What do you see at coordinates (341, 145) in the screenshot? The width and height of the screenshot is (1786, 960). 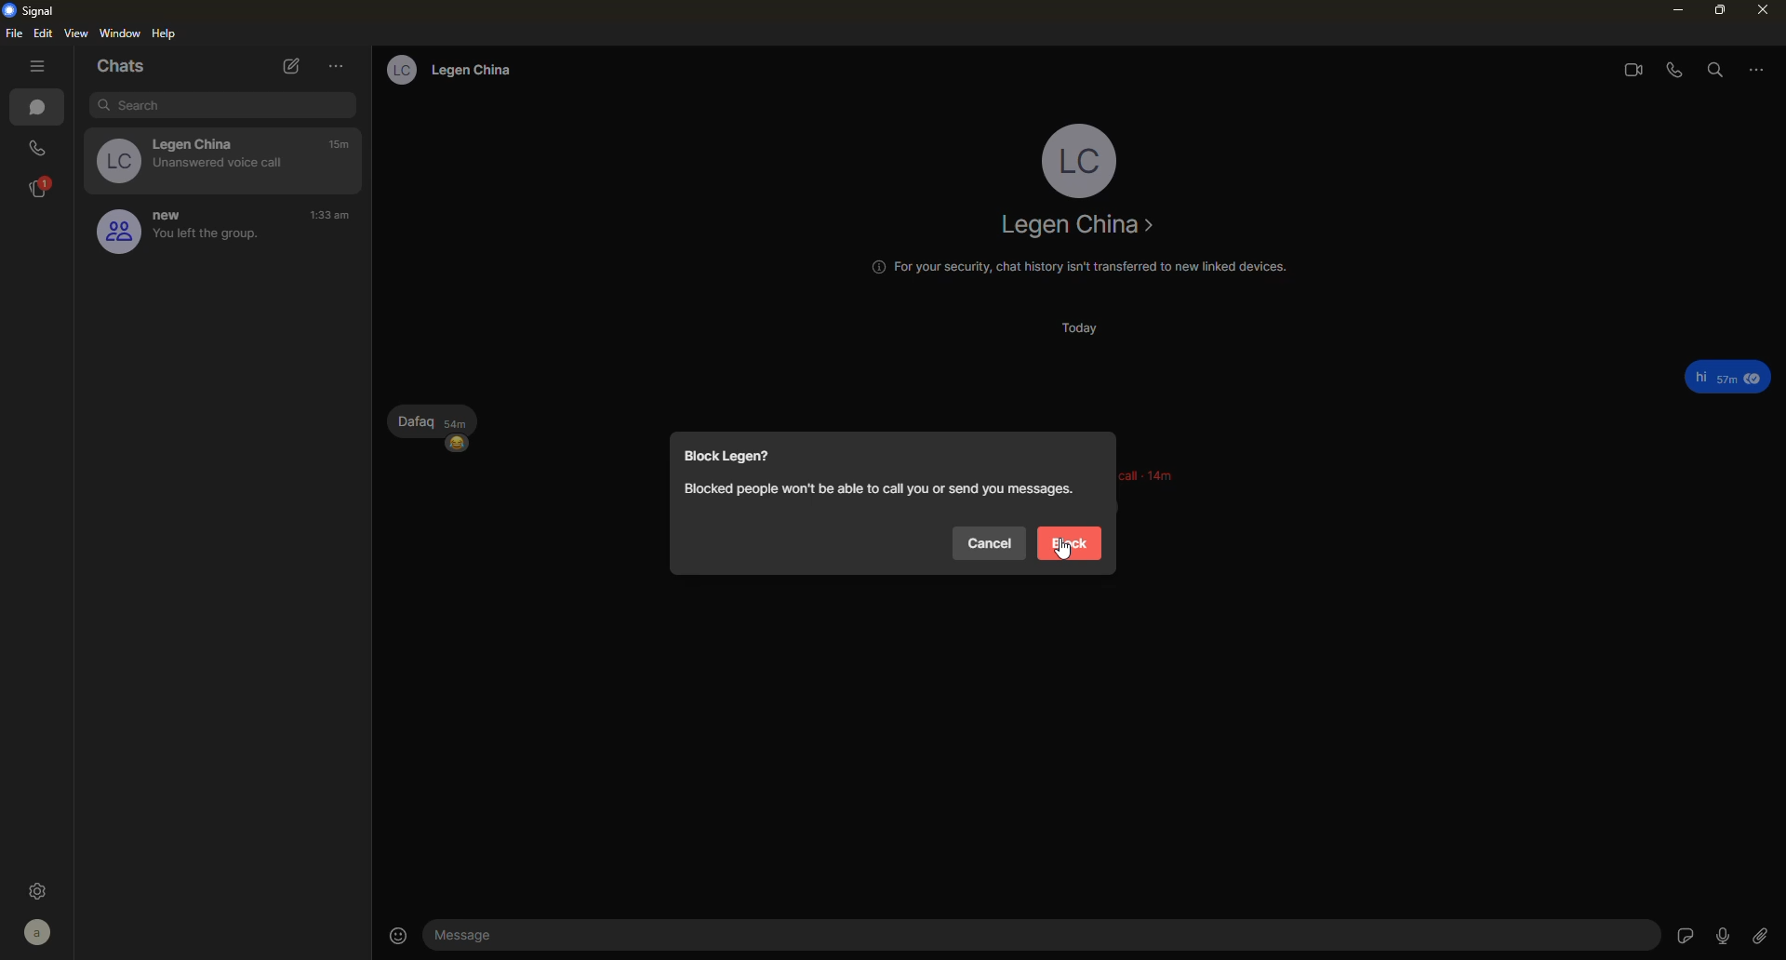 I see `time` at bounding box center [341, 145].